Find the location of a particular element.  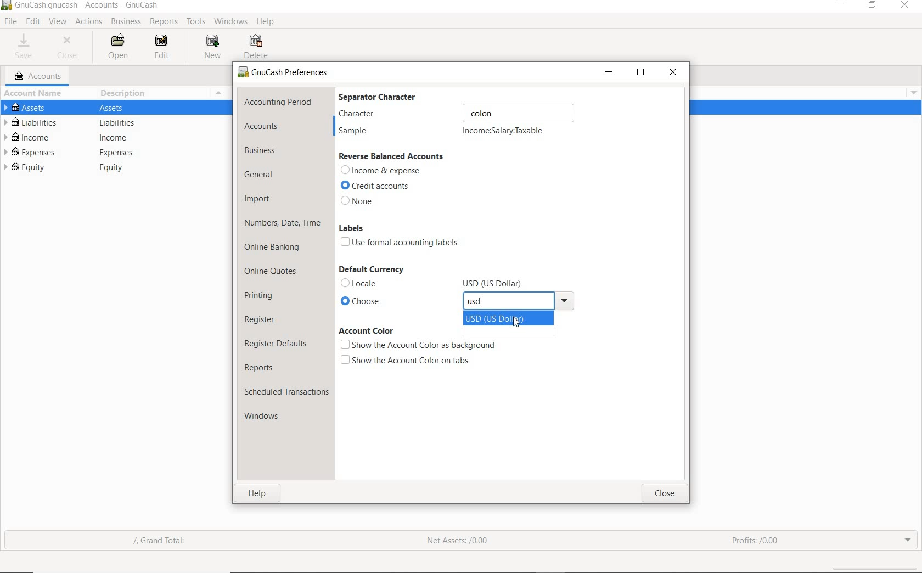

 is located at coordinates (119, 123).